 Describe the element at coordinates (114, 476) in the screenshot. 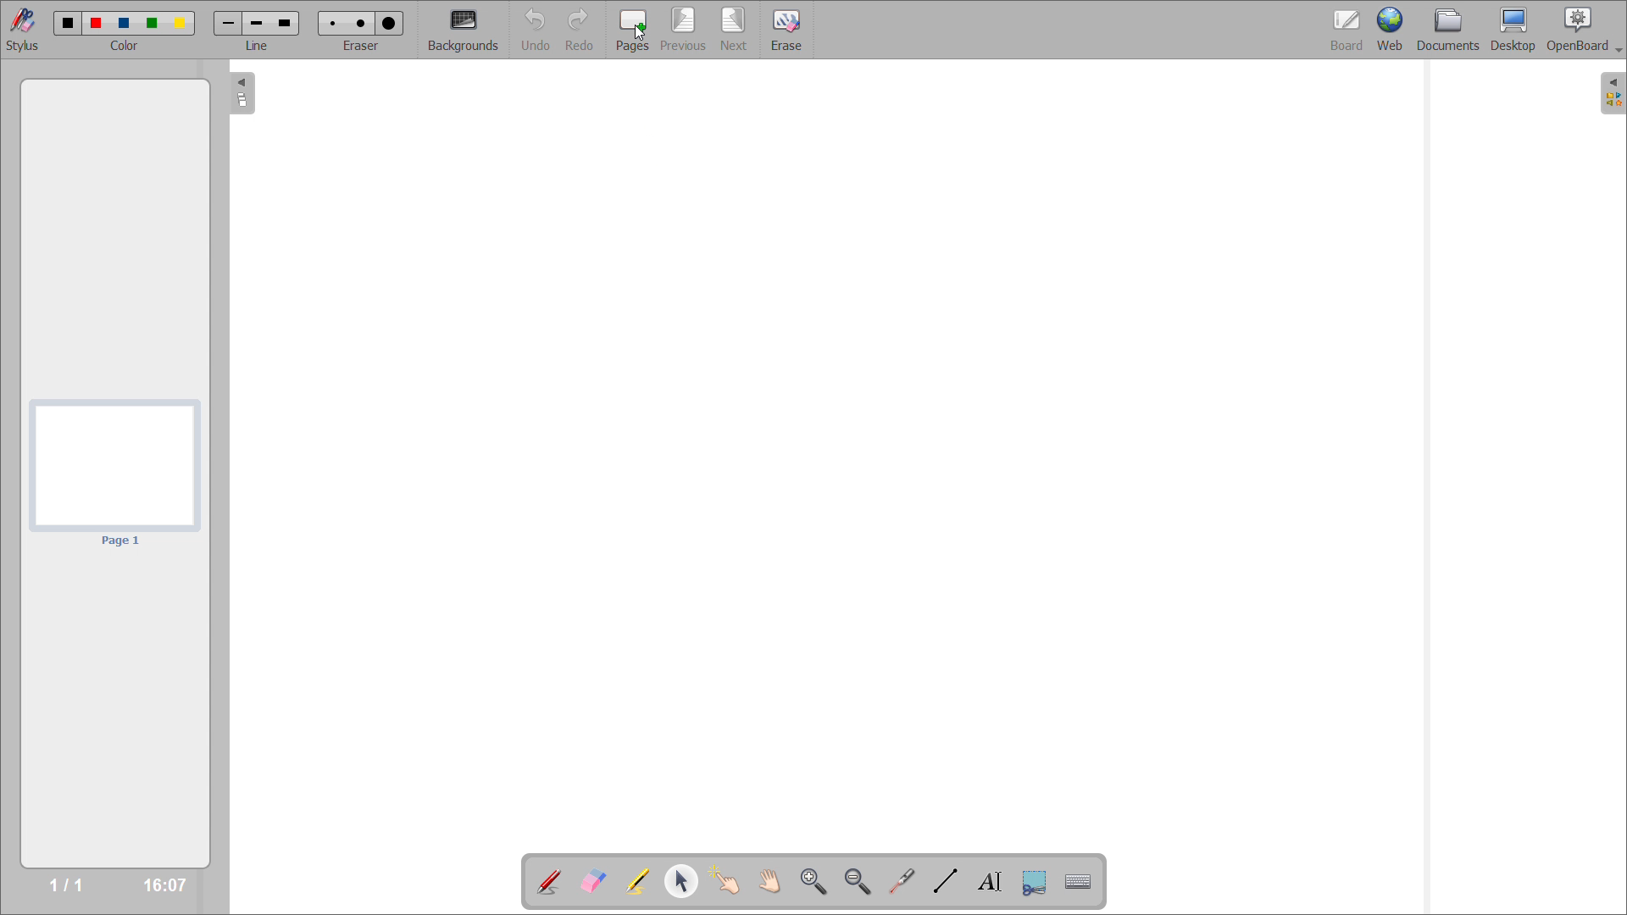

I see `page 1` at that location.